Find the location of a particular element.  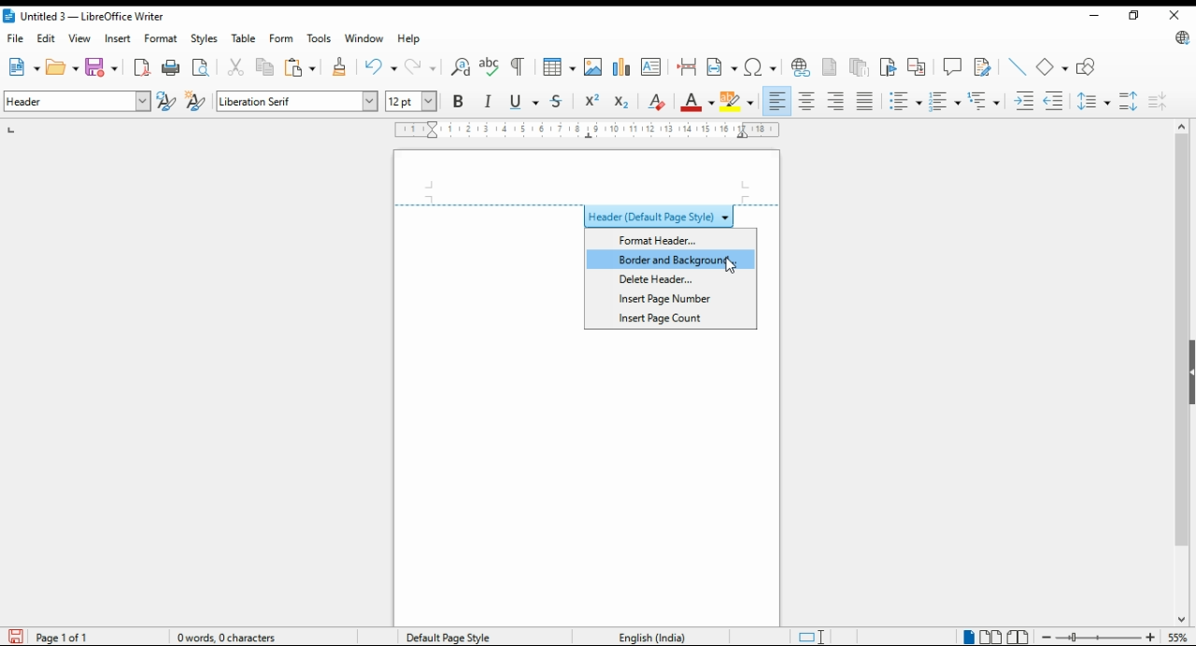

toggle cursor is located at coordinates (814, 637).